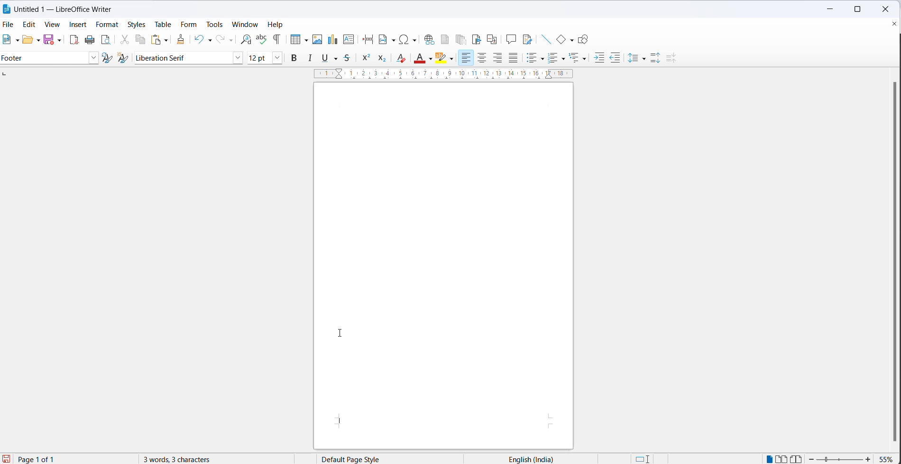  I want to click on insert text, so click(350, 39).